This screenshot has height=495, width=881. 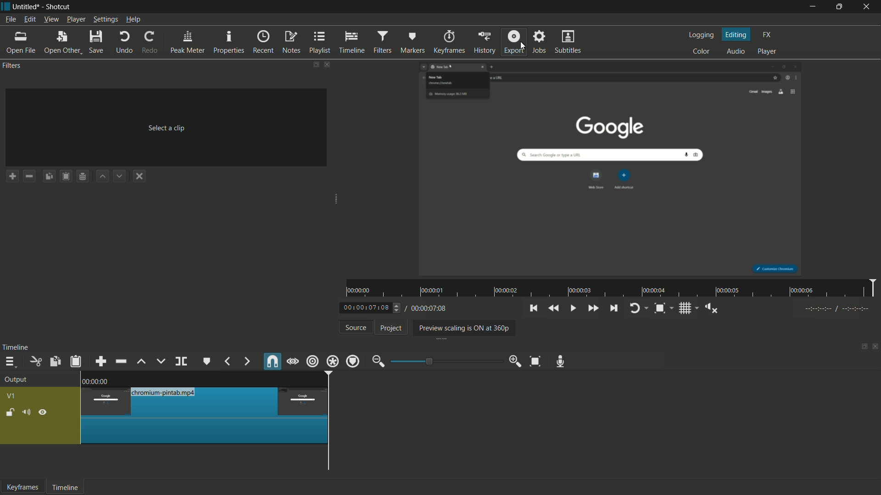 I want to click on add a filter, so click(x=12, y=176).